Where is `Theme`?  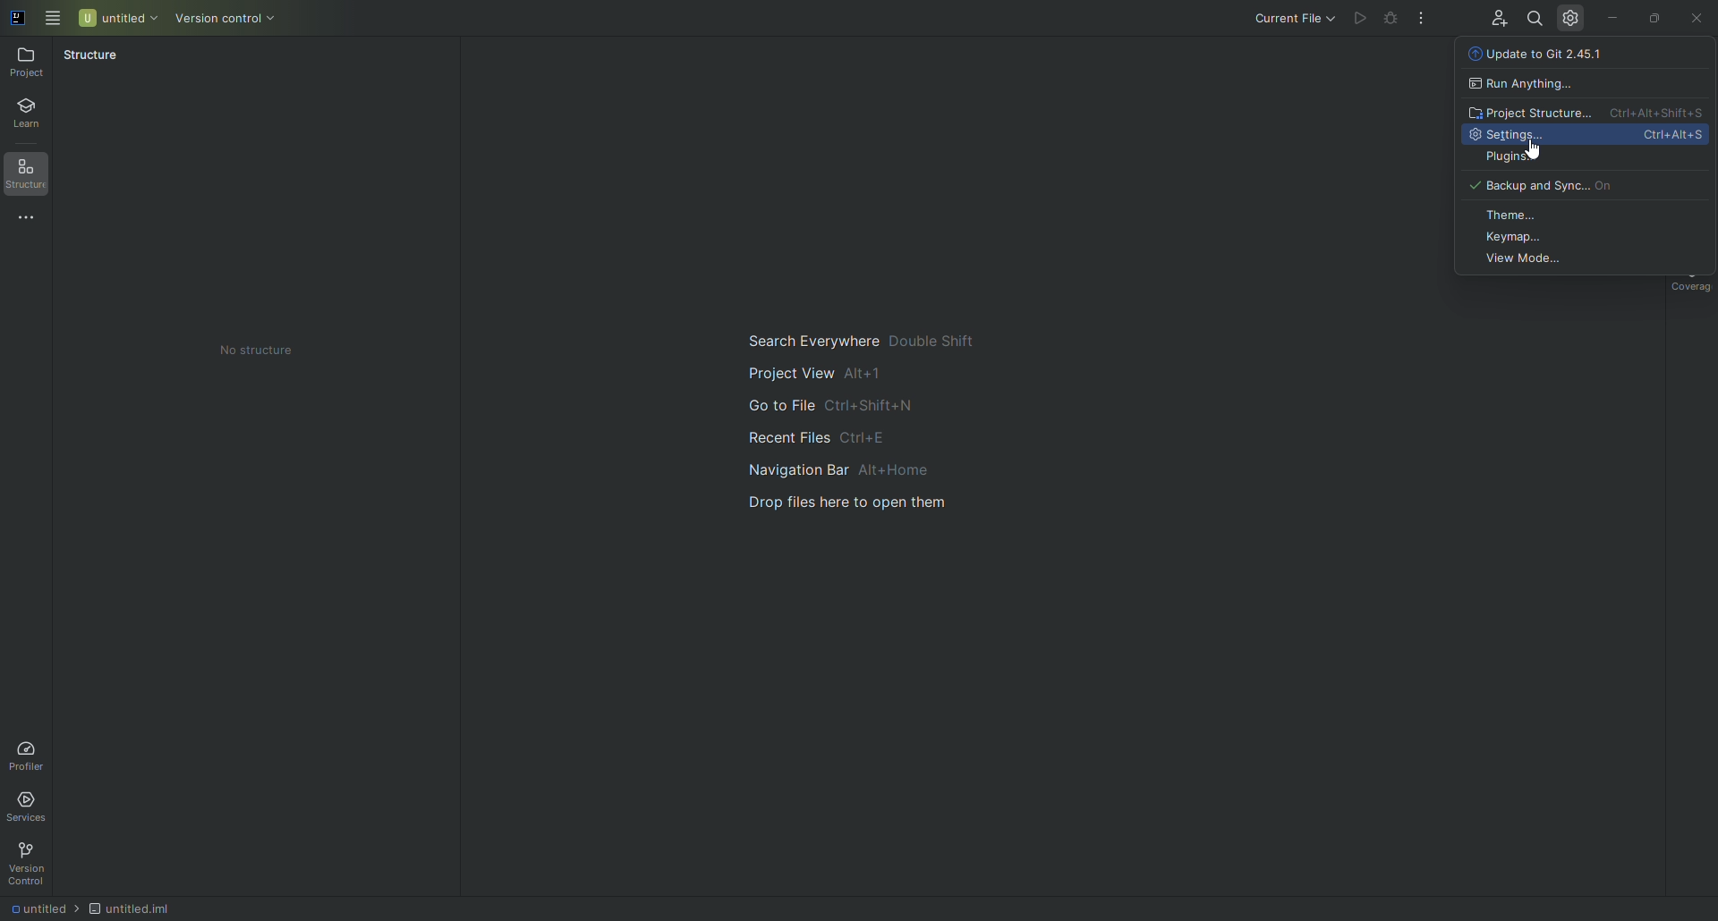 Theme is located at coordinates (1511, 212).